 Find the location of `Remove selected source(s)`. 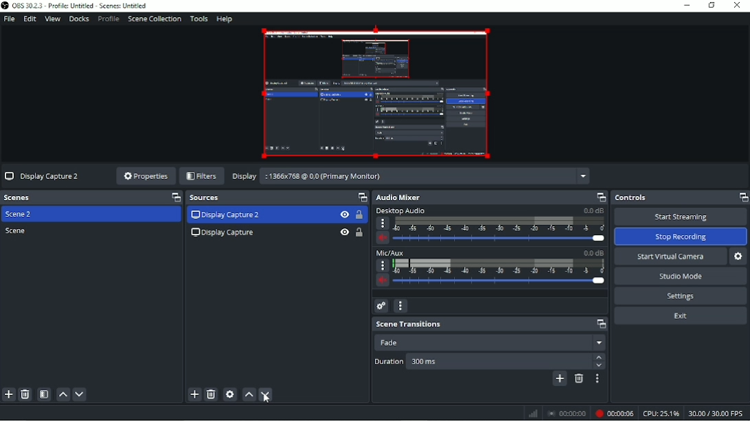

Remove selected source(s) is located at coordinates (211, 394).